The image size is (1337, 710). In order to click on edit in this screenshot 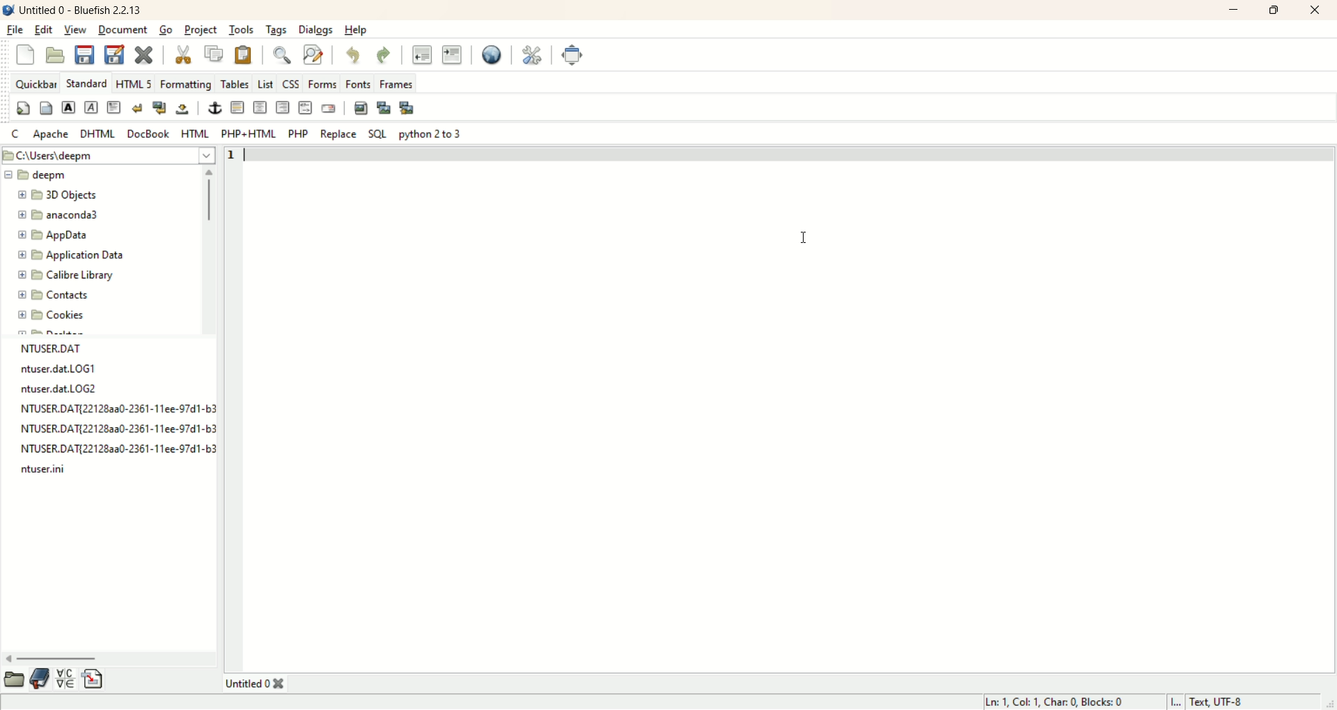, I will do `click(45, 29)`.